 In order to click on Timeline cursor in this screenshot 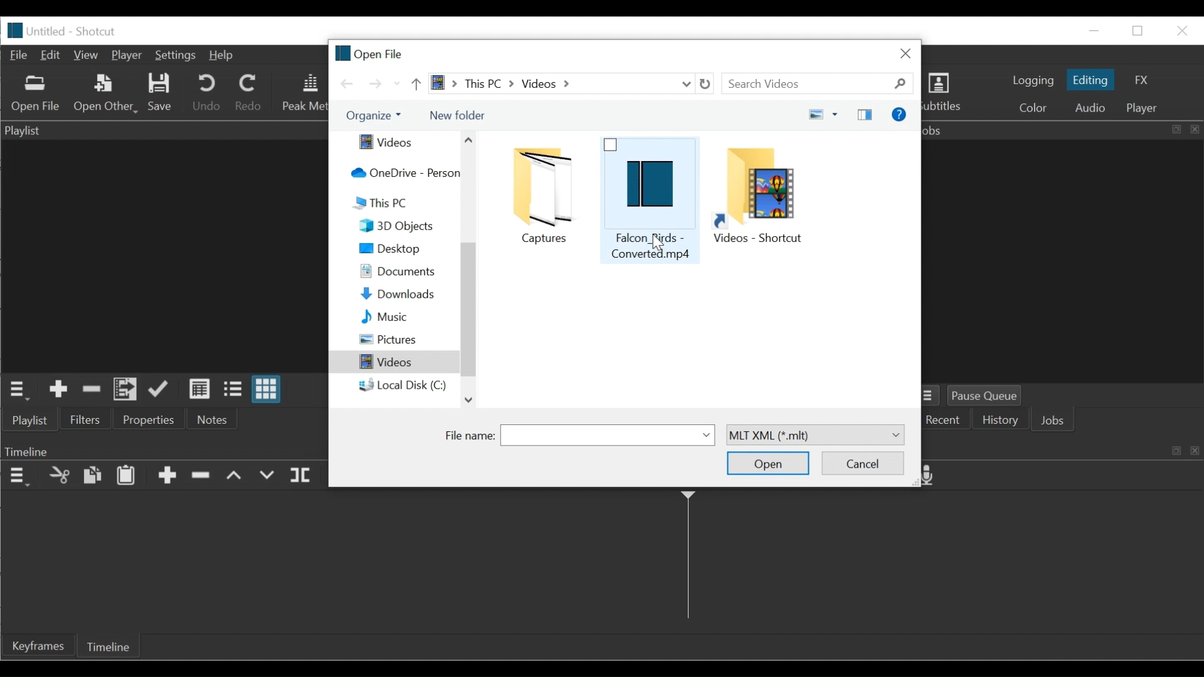, I will do `click(687, 559)`.